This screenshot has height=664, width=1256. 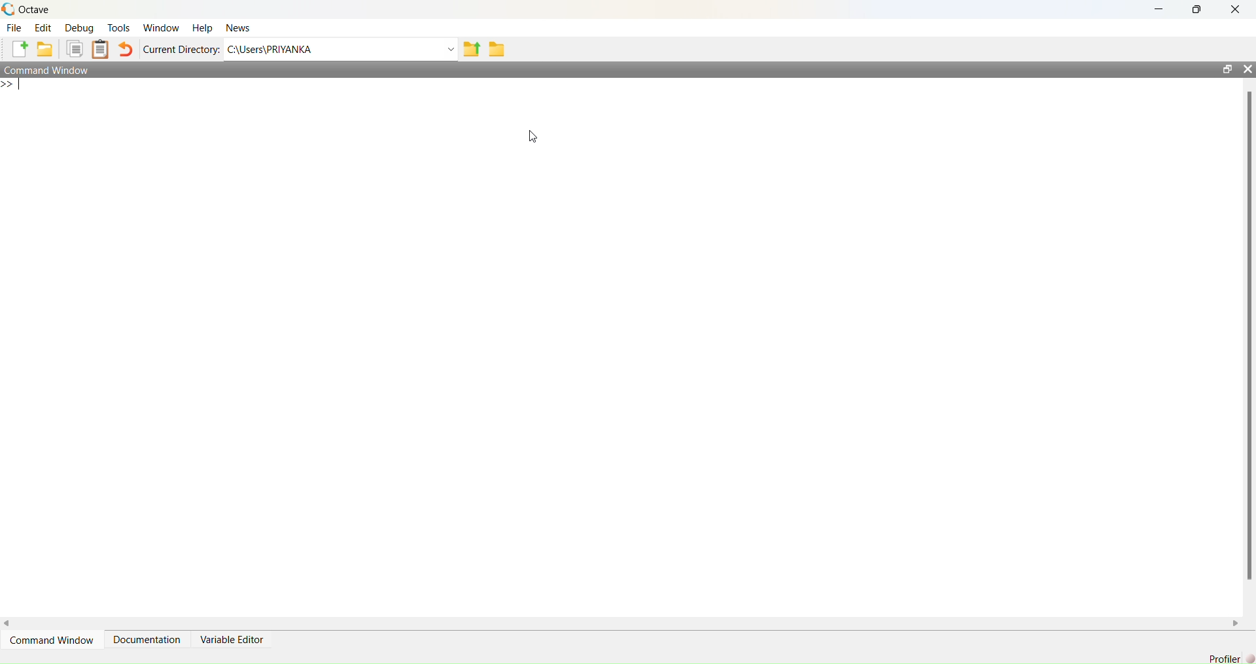 What do you see at coordinates (1198, 9) in the screenshot?
I see `maximise` at bounding box center [1198, 9].